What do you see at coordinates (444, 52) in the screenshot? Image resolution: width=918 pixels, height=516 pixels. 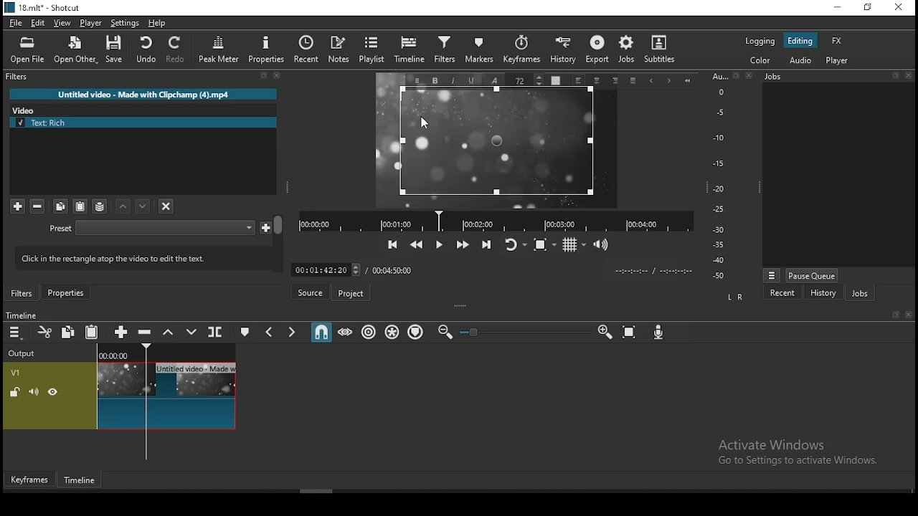 I see `filters` at bounding box center [444, 52].